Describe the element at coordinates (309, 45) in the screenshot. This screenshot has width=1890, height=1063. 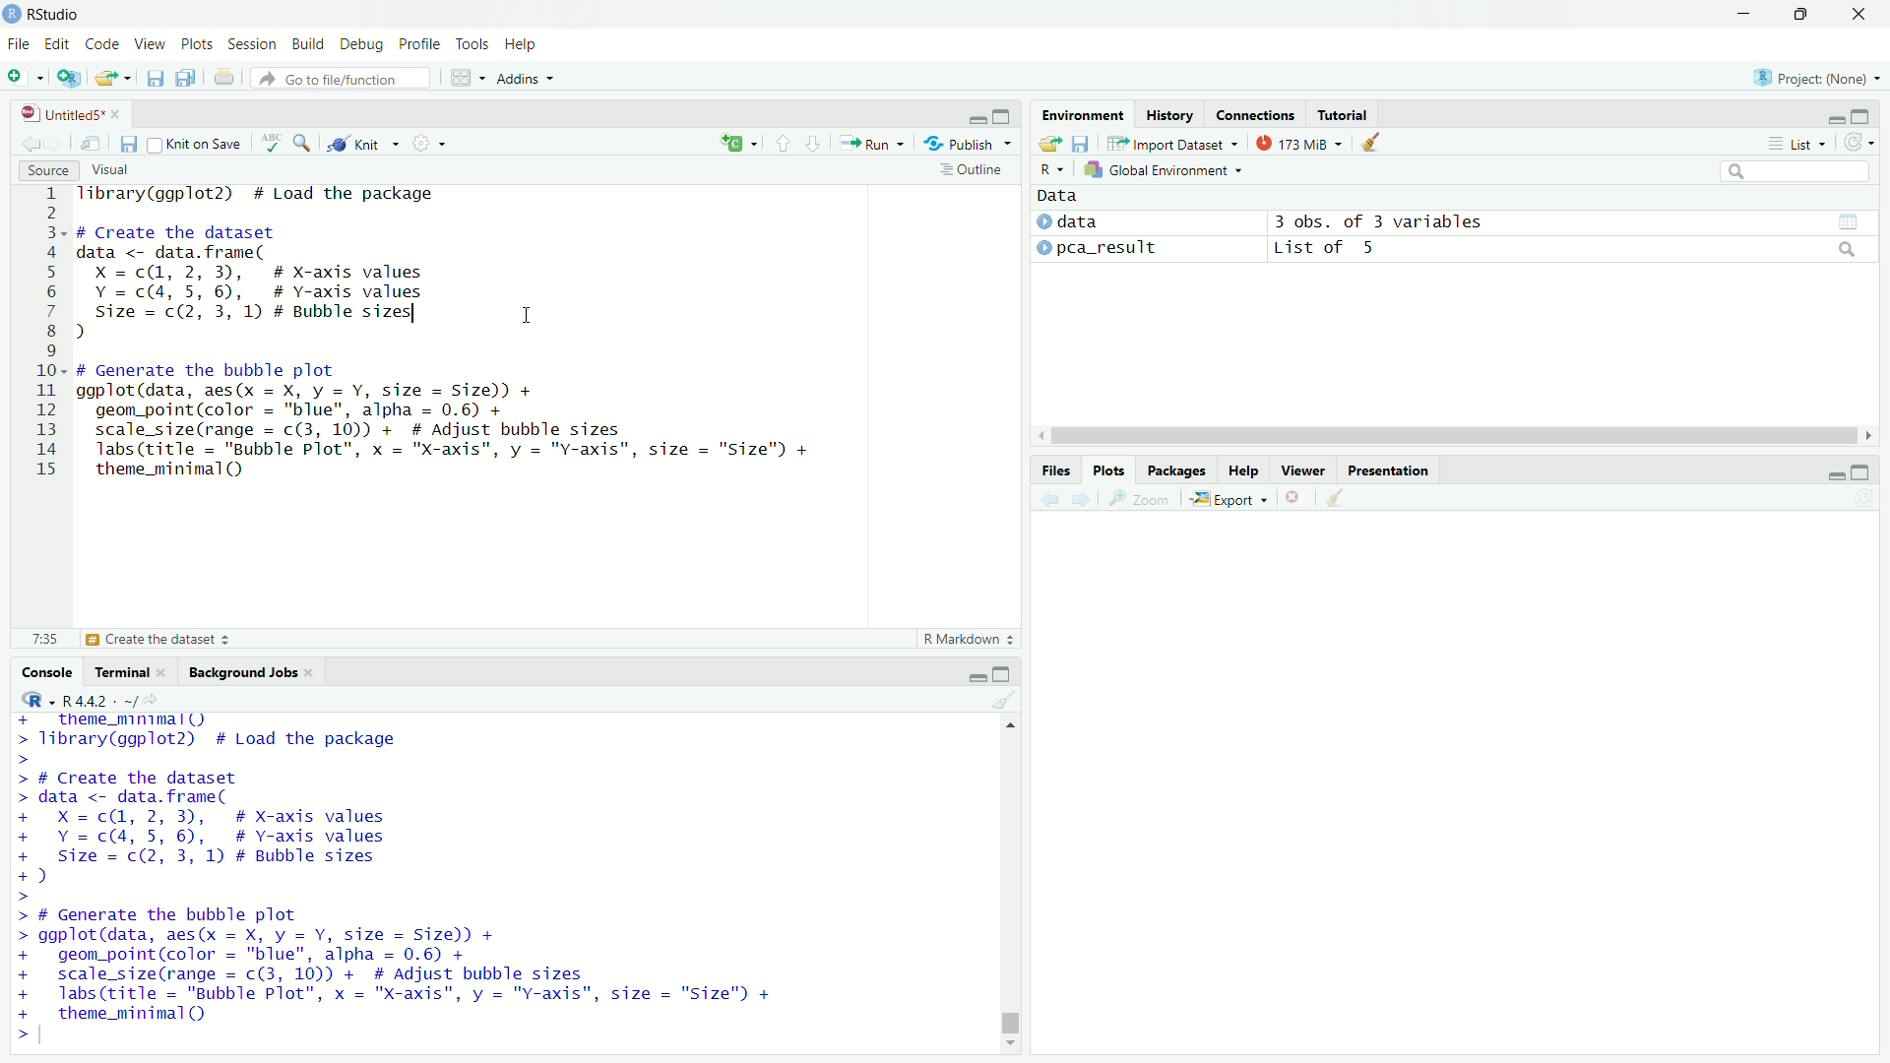
I see `build` at that location.